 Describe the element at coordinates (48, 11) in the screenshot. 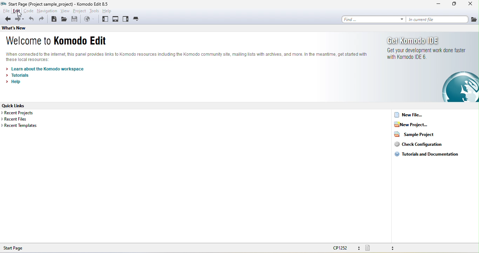

I see `navigation` at that location.